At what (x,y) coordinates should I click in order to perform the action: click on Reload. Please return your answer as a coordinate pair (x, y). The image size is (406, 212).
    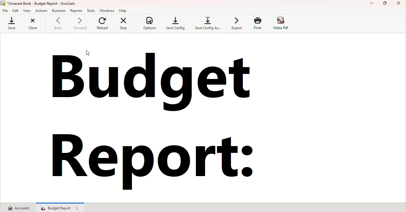
    Looking at the image, I should click on (102, 24).